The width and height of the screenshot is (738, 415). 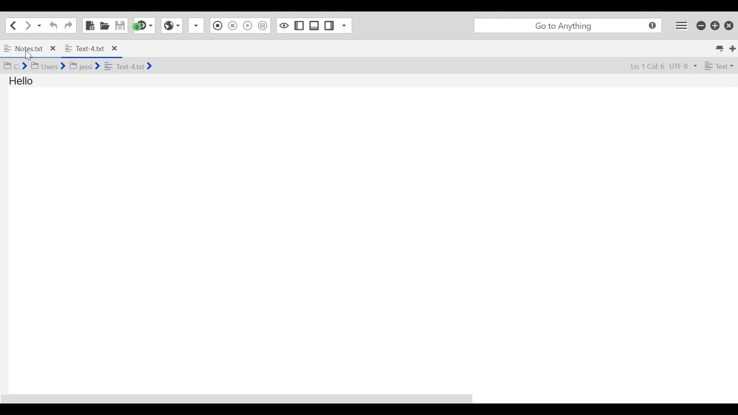 I want to click on Play Last Macro, so click(x=248, y=27).